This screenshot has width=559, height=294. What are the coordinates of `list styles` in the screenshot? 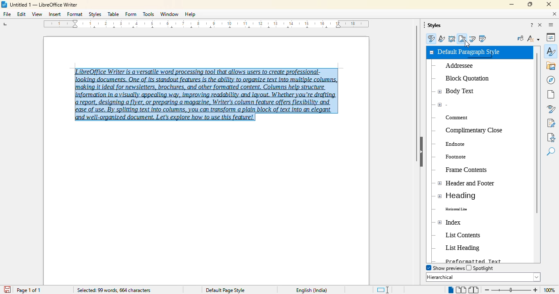 It's located at (473, 38).